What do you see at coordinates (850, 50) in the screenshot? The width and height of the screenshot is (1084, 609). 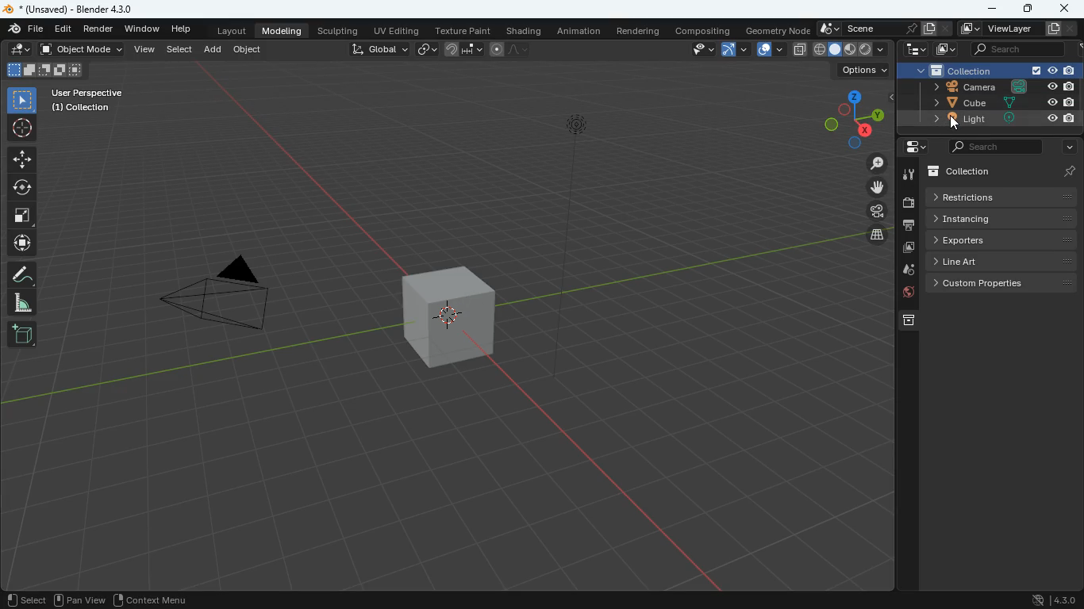 I see `filled` at bounding box center [850, 50].